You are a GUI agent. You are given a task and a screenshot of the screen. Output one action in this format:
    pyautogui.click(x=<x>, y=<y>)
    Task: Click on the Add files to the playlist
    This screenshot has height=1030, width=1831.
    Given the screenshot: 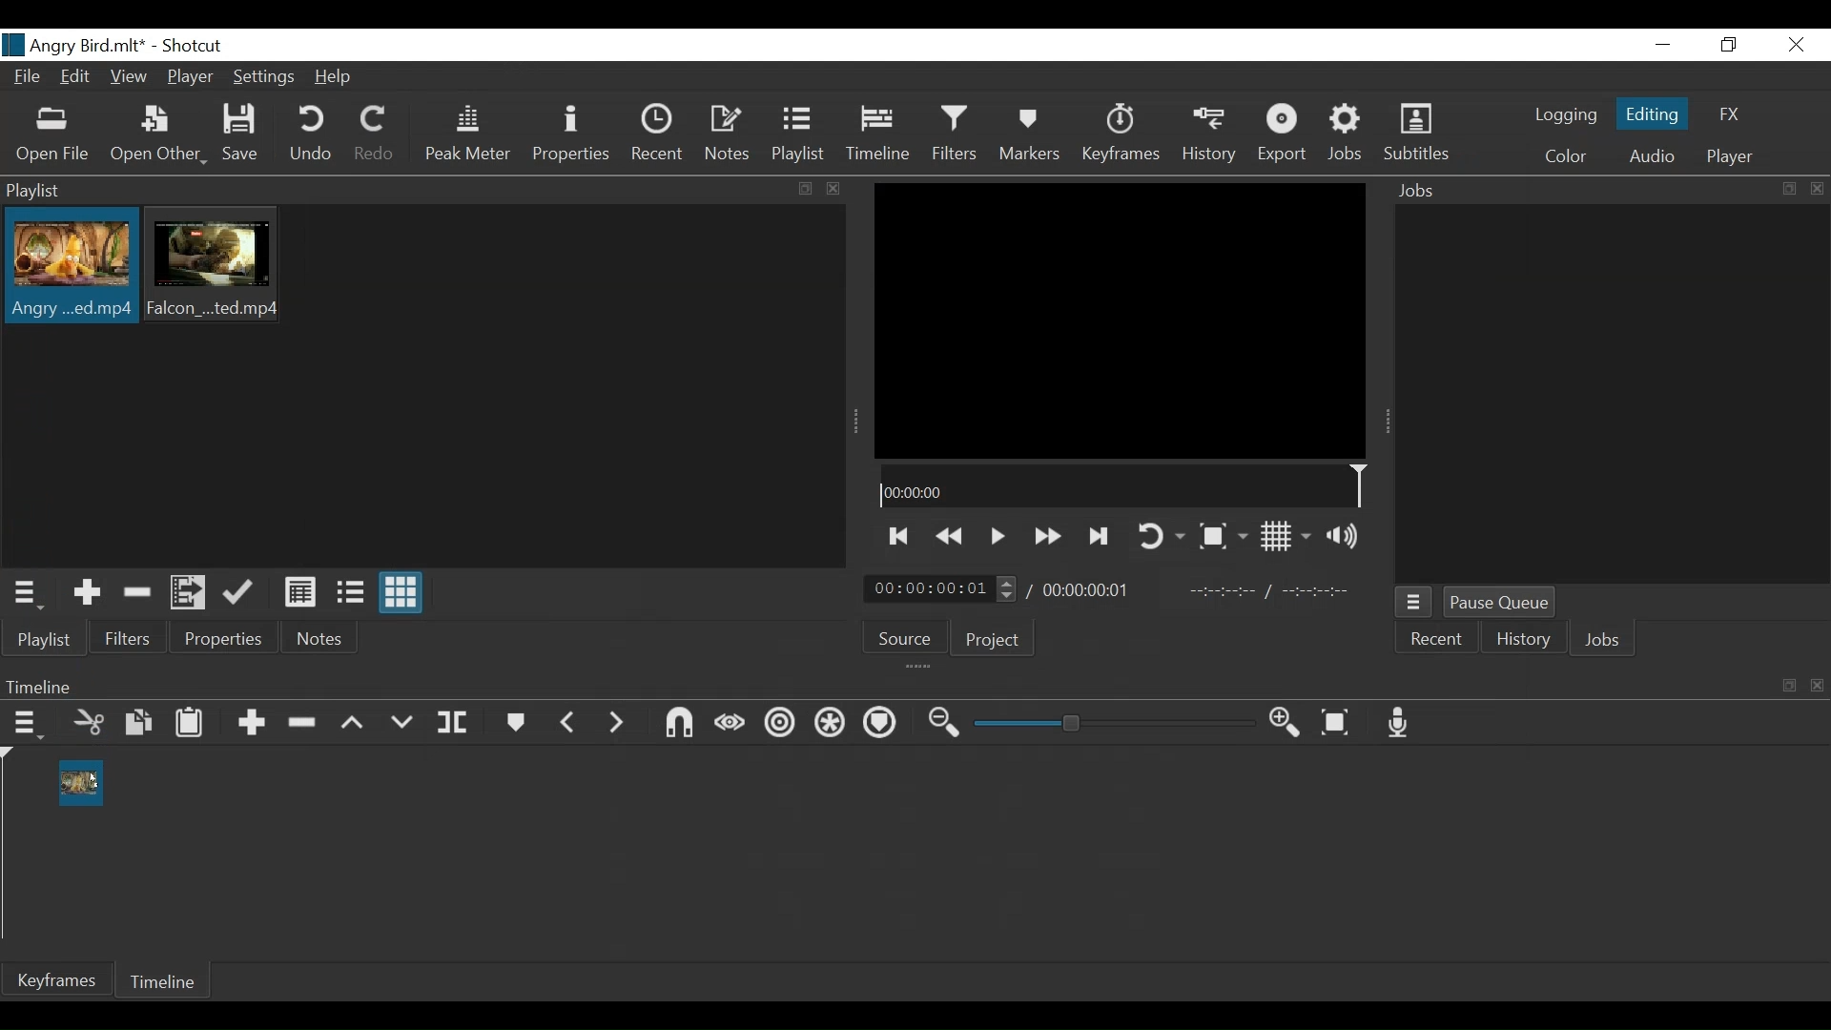 What is the action you would take?
    pyautogui.click(x=190, y=592)
    